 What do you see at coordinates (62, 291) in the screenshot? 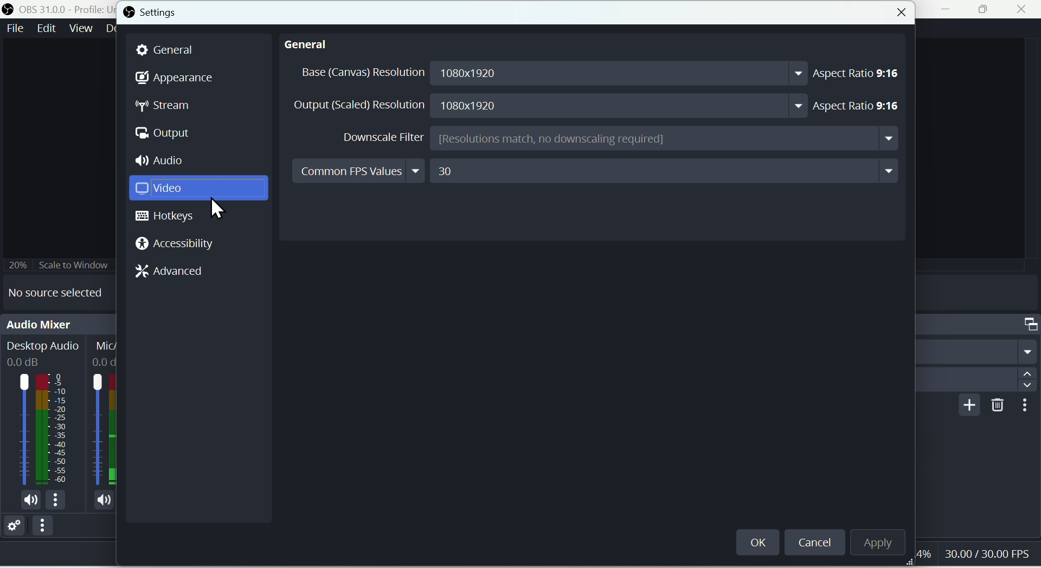
I see `No source selected` at bounding box center [62, 291].